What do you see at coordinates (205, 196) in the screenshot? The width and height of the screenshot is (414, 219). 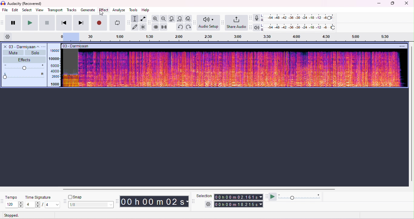 I see `selection` at bounding box center [205, 196].